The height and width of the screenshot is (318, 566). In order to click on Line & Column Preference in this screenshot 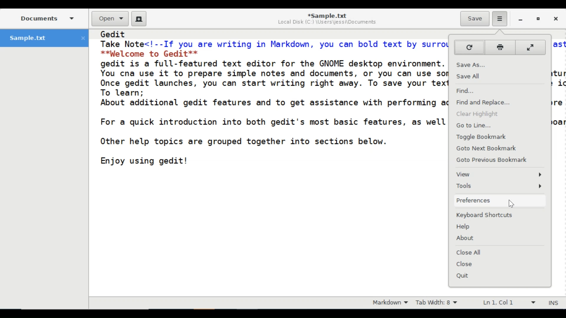, I will do `click(507, 302)`.